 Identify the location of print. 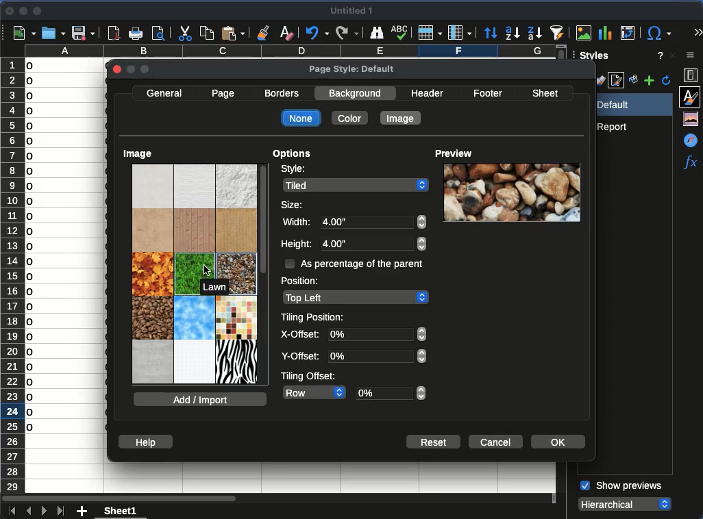
(136, 34).